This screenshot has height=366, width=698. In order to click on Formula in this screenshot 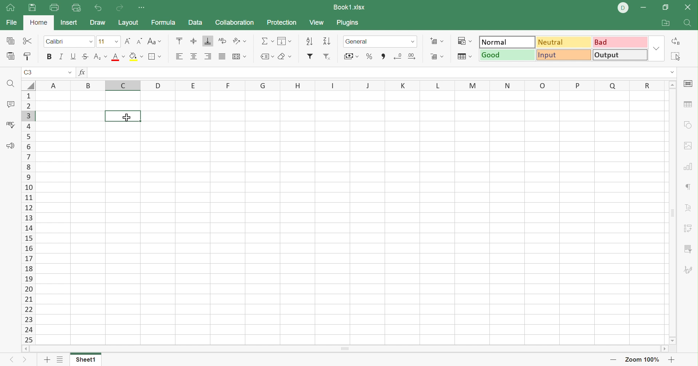, I will do `click(165, 22)`.